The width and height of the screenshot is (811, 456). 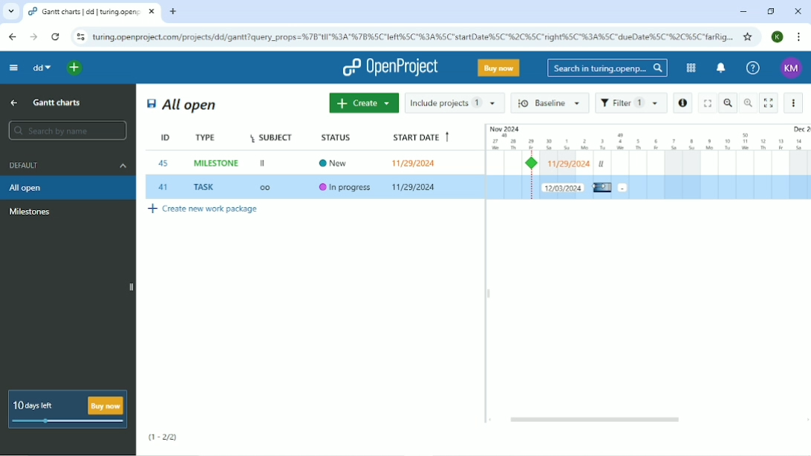 What do you see at coordinates (33, 37) in the screenshot?
I see `Forward` at bounding box center [33, 37].